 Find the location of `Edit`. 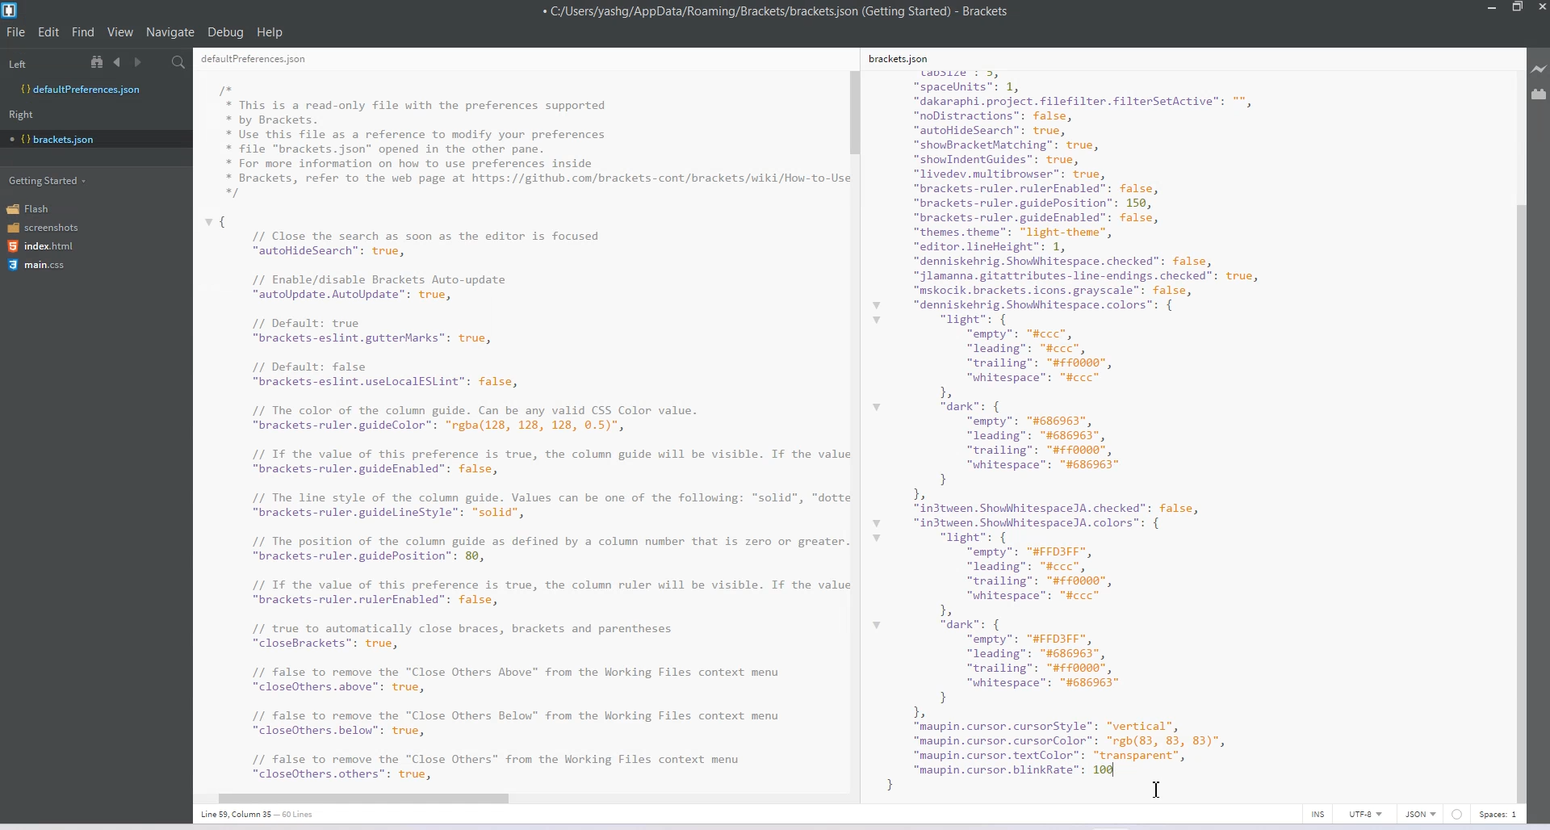

Edit is located at coordinates (50, 31).